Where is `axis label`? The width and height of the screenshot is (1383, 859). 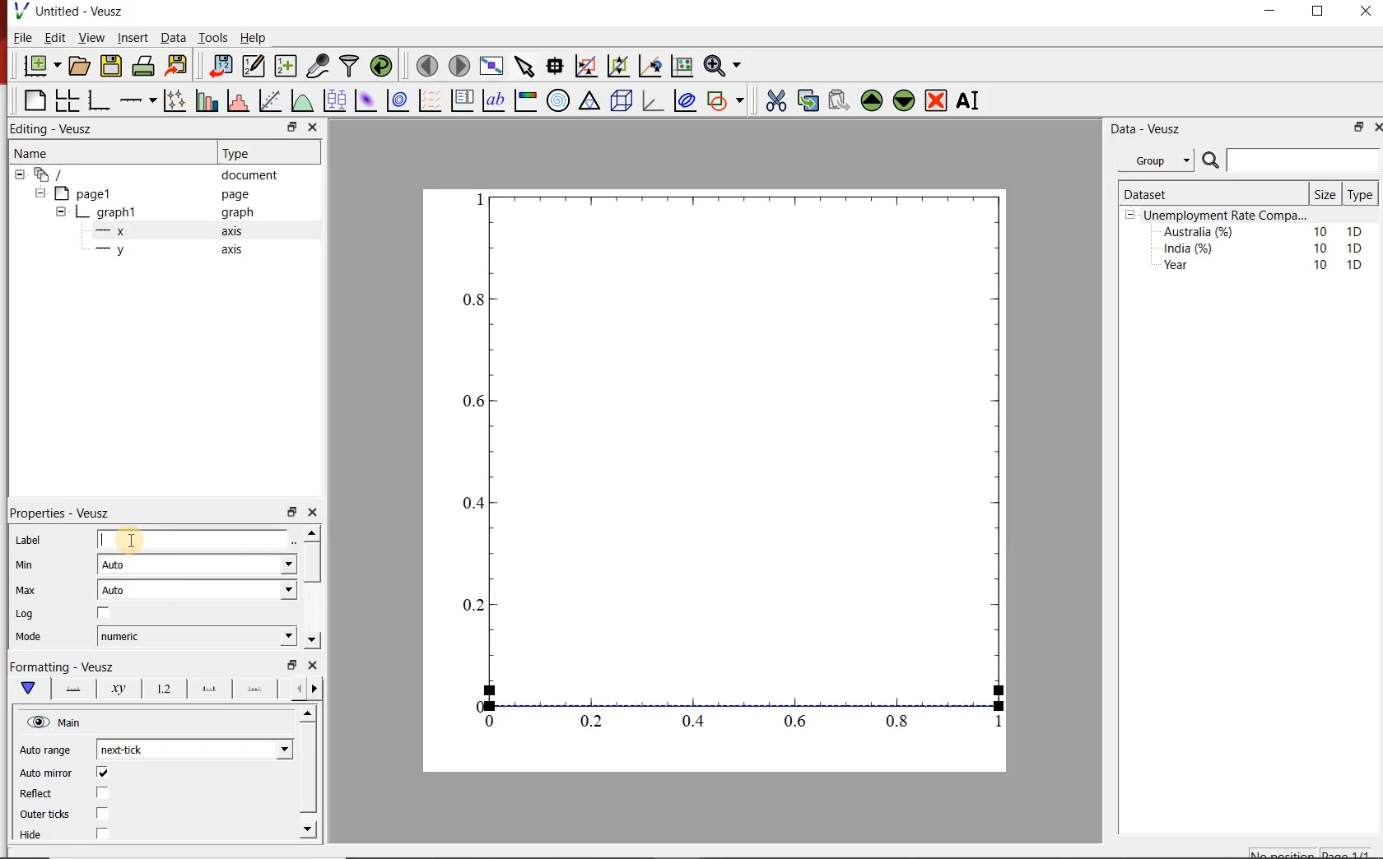 axis label is located at coordinates (118, 690).